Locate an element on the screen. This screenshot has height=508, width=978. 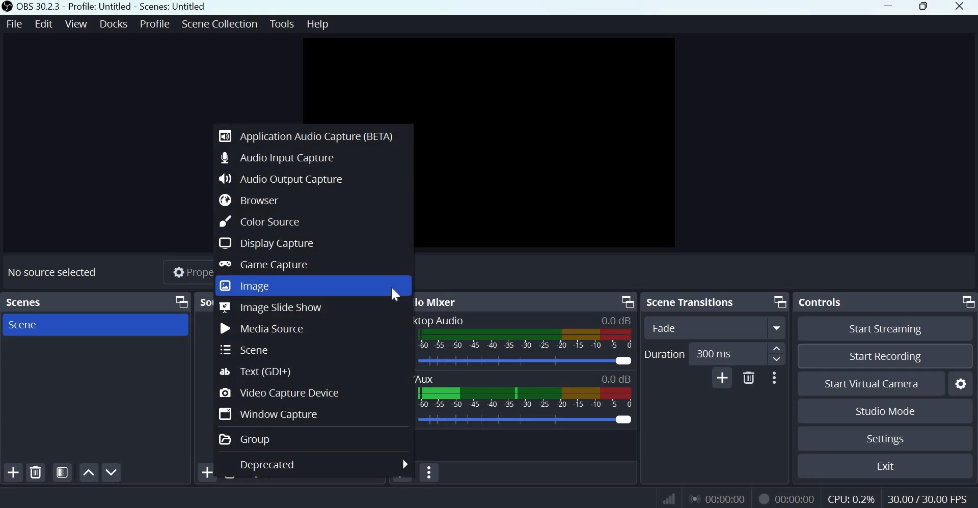
OBS 30.2.3 - Profile: Untitled - Scenes: Untitled is located at coordinates (103, 7).